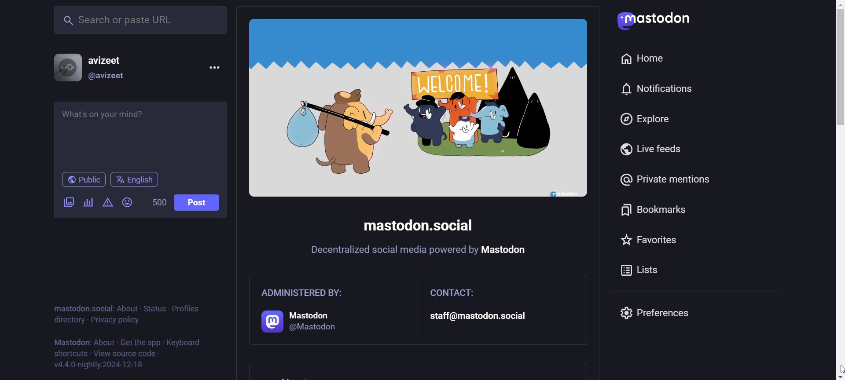 Image resolution: width=845 pixels, height=380 pixels. What do you see at coordinates (392, 250) in the screenshot?
I see `Decentralized social media powered by` at bounding box center [392, 250].